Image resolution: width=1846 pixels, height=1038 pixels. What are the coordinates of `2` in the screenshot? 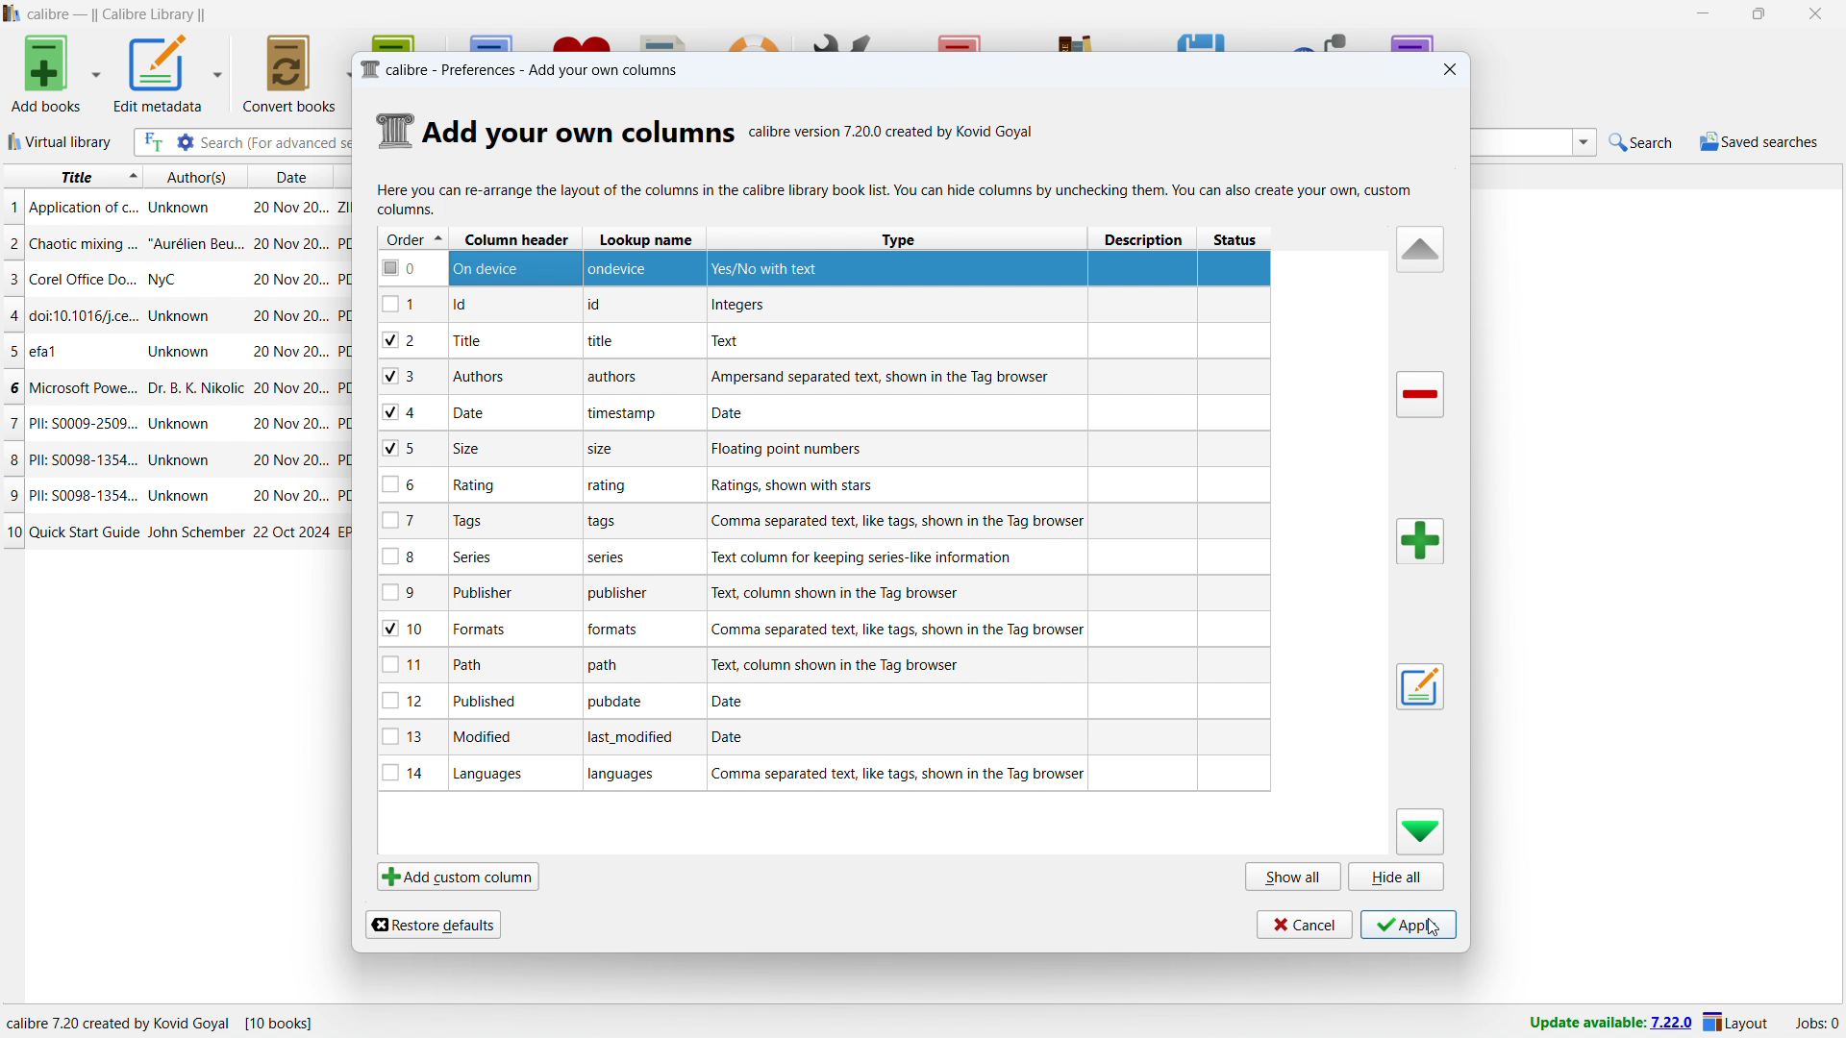 It's located at (412, 338).